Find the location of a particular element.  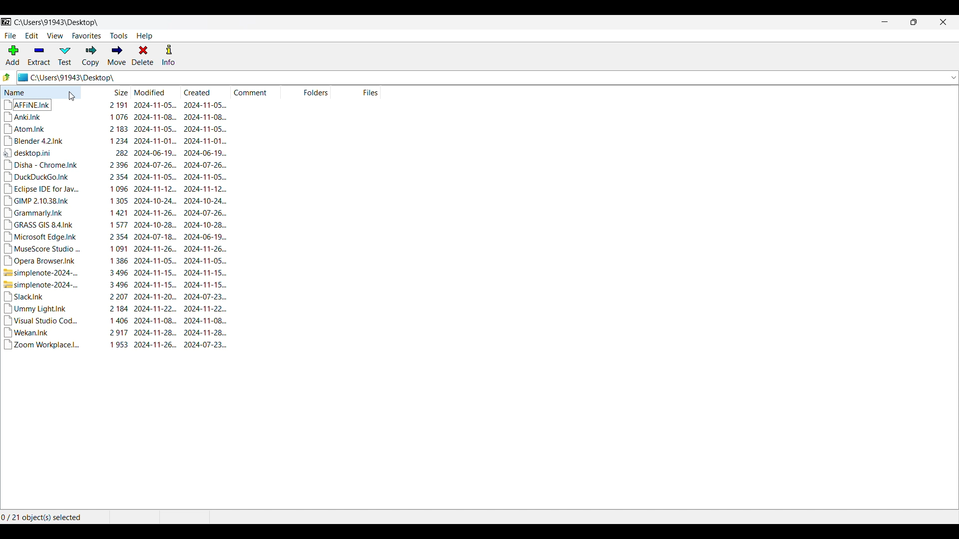

Minimize is located at coordinates (885, 22).